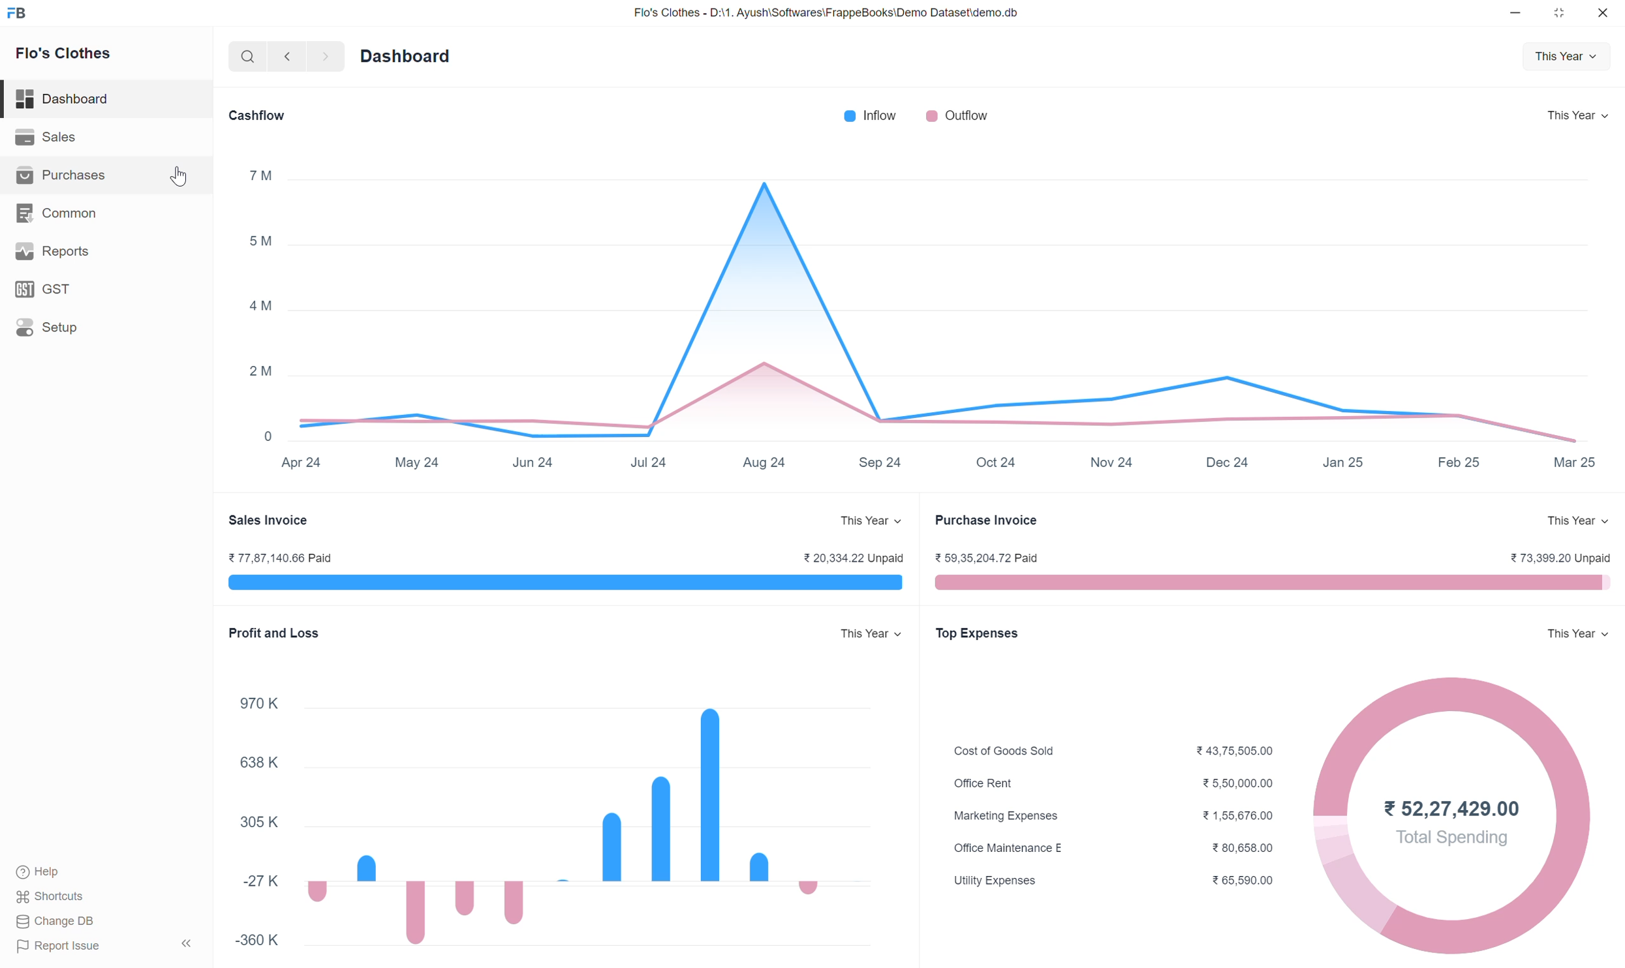  I want to click on ¥ 59,35,204.72 Paid, so click(982, 557).